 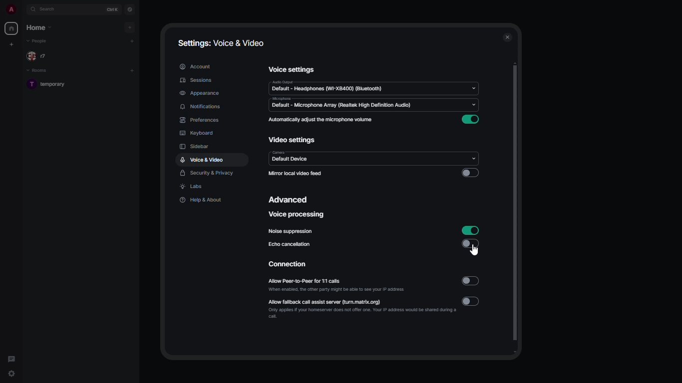 I want to click on automatically adjust the microphone volume, so click(x=321, y=120).